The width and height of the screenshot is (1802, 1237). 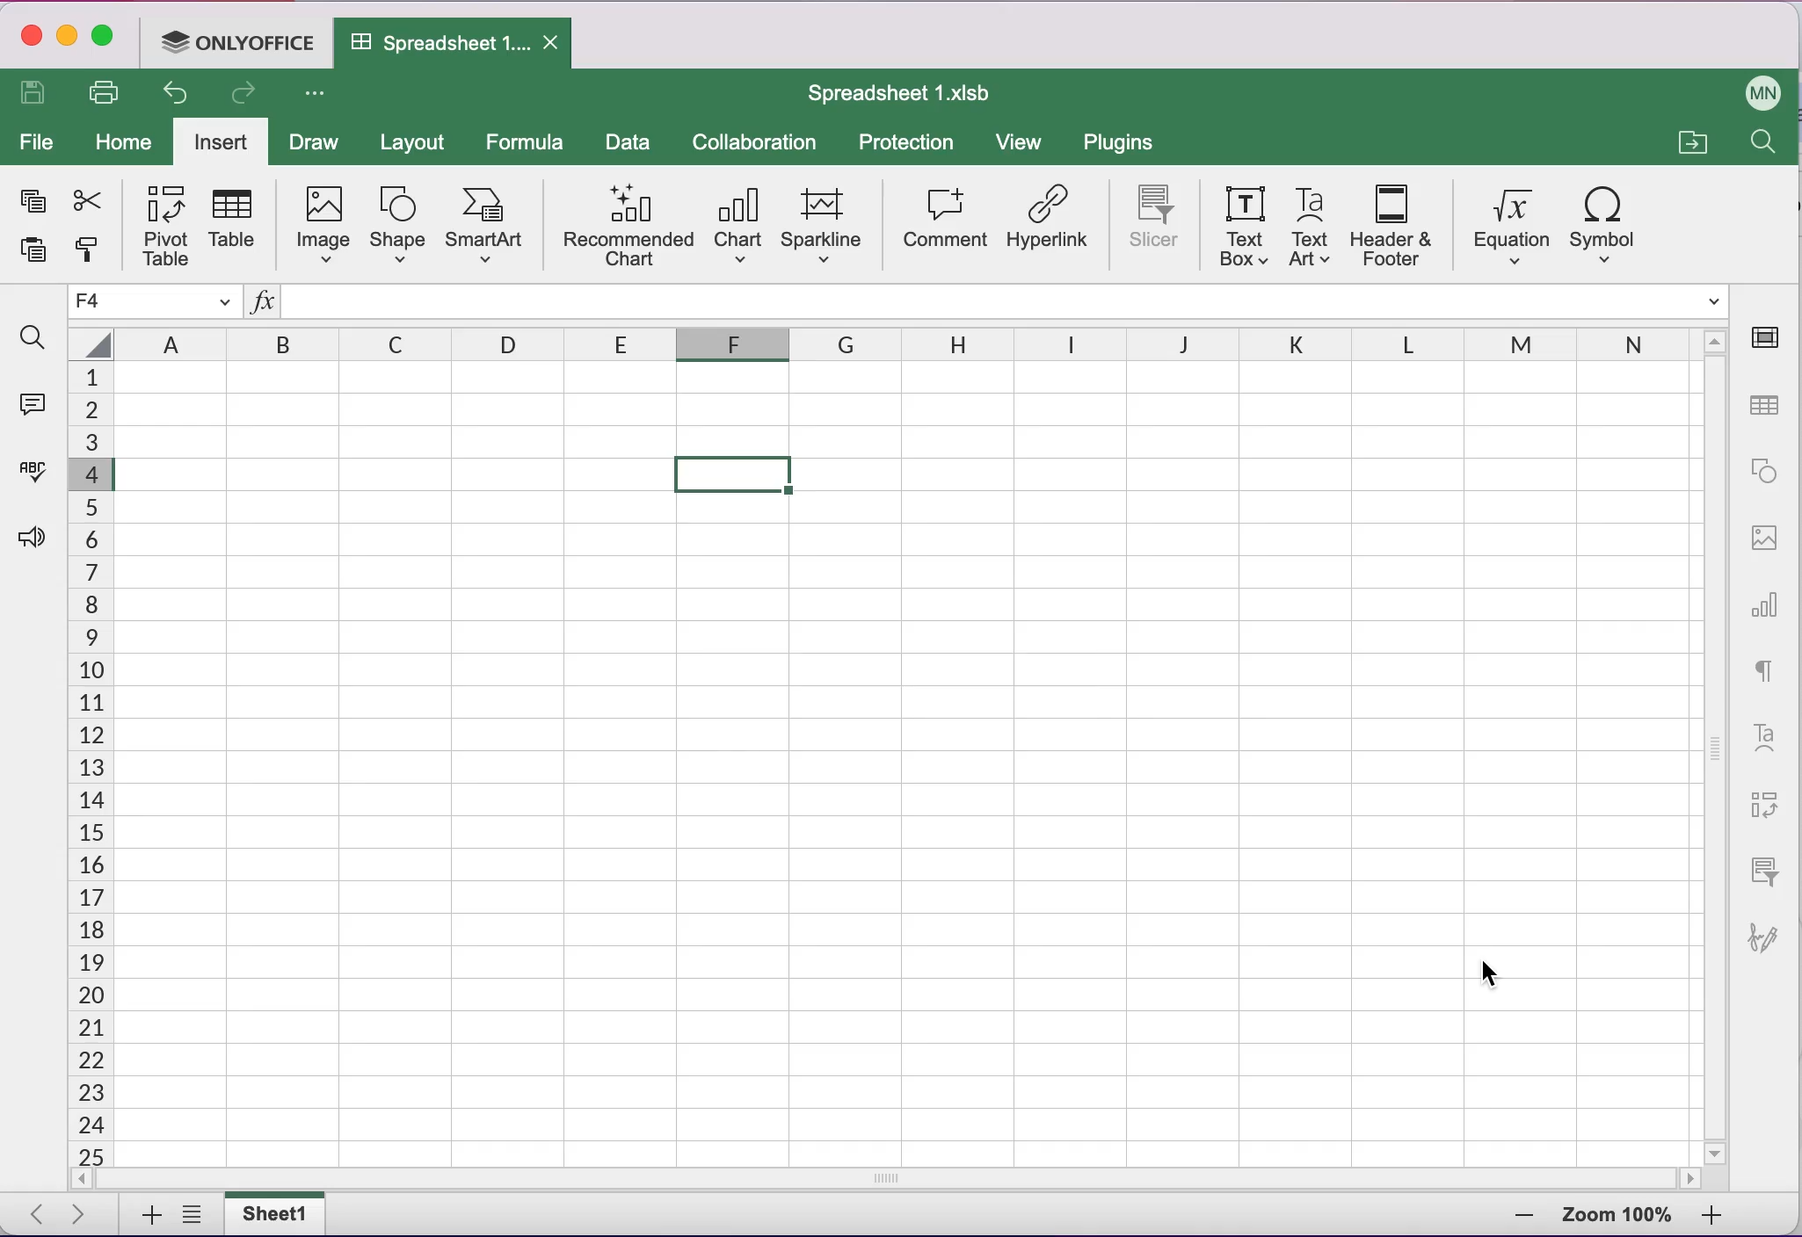 I want to click on draw, so click(x=312, y=141).